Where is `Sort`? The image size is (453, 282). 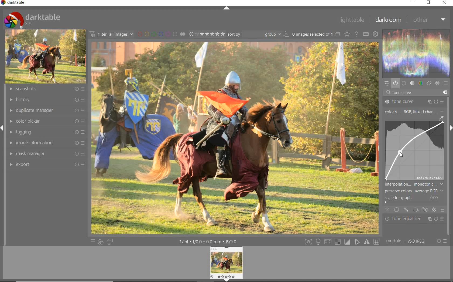
Sort is located at coordinates (258, 34).